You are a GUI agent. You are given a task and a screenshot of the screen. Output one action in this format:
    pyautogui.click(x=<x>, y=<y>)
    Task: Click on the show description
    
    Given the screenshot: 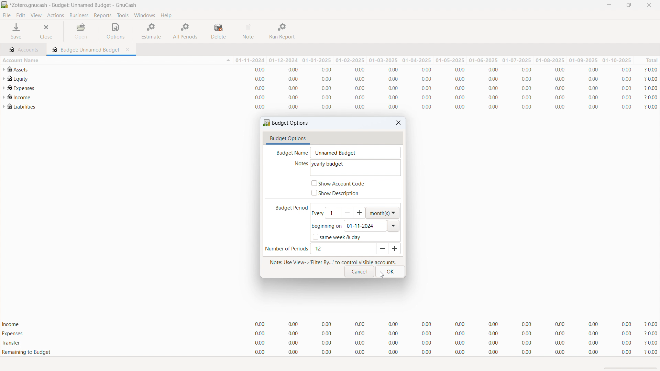 What is the action you would take?
    pyautogui.click(x=336, y=193)
    